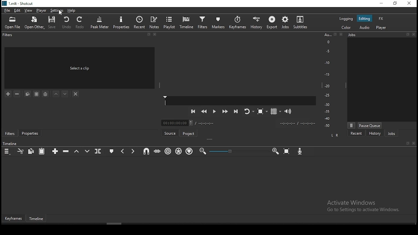 The height and width of the screenshot is (235, 418). Describe the element at coordinates (9, 133) in the screenshot. I see `filters` at that location.